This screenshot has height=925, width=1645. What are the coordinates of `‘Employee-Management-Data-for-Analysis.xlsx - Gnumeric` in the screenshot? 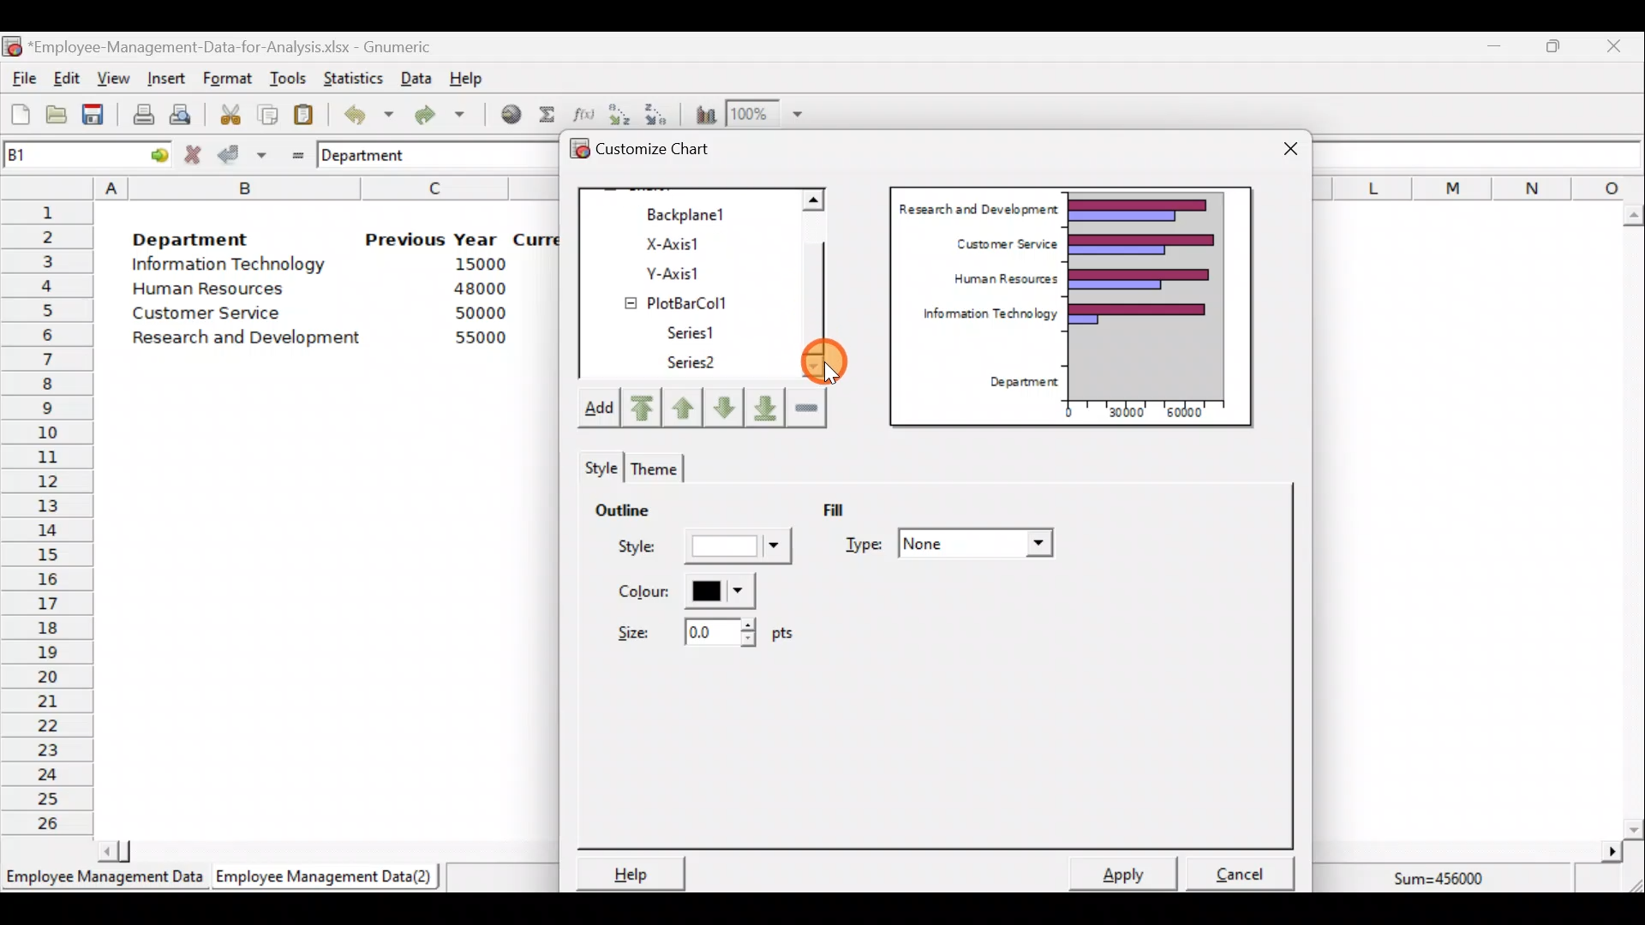 It's located at (235, 45).